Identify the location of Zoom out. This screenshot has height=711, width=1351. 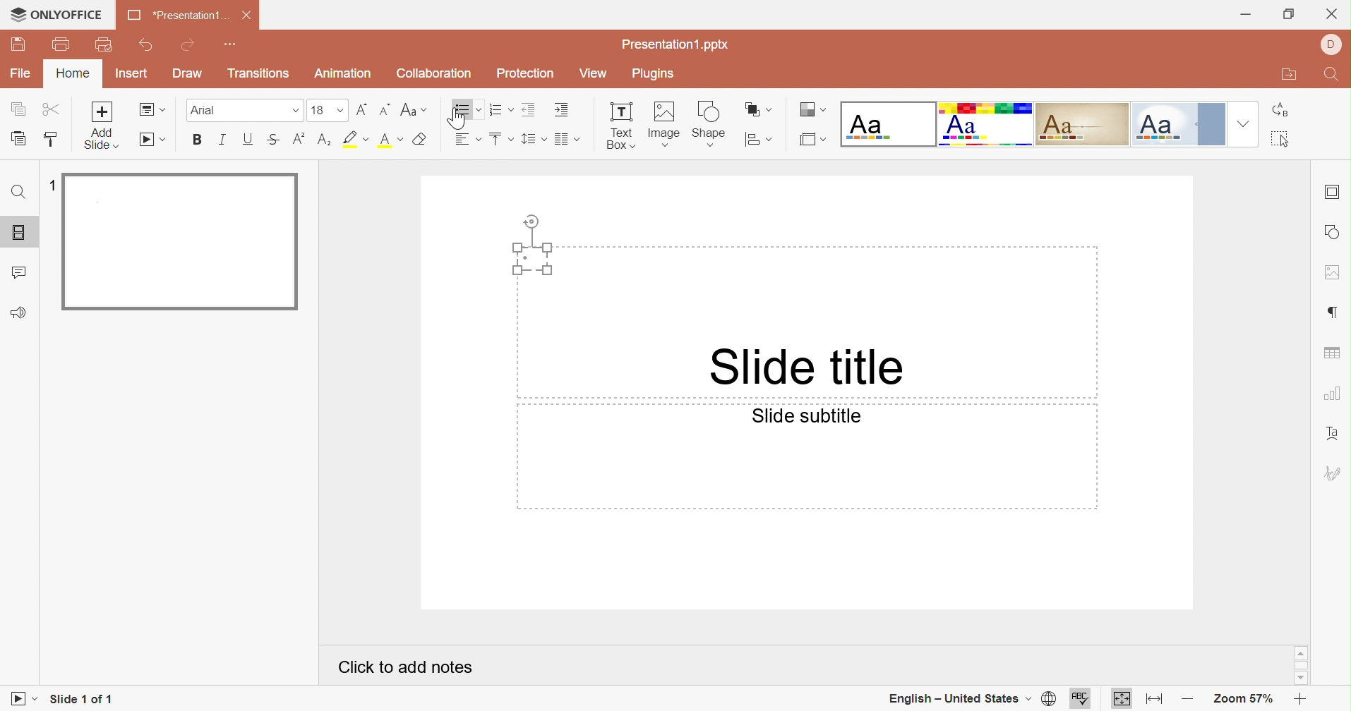
(1189, 698).